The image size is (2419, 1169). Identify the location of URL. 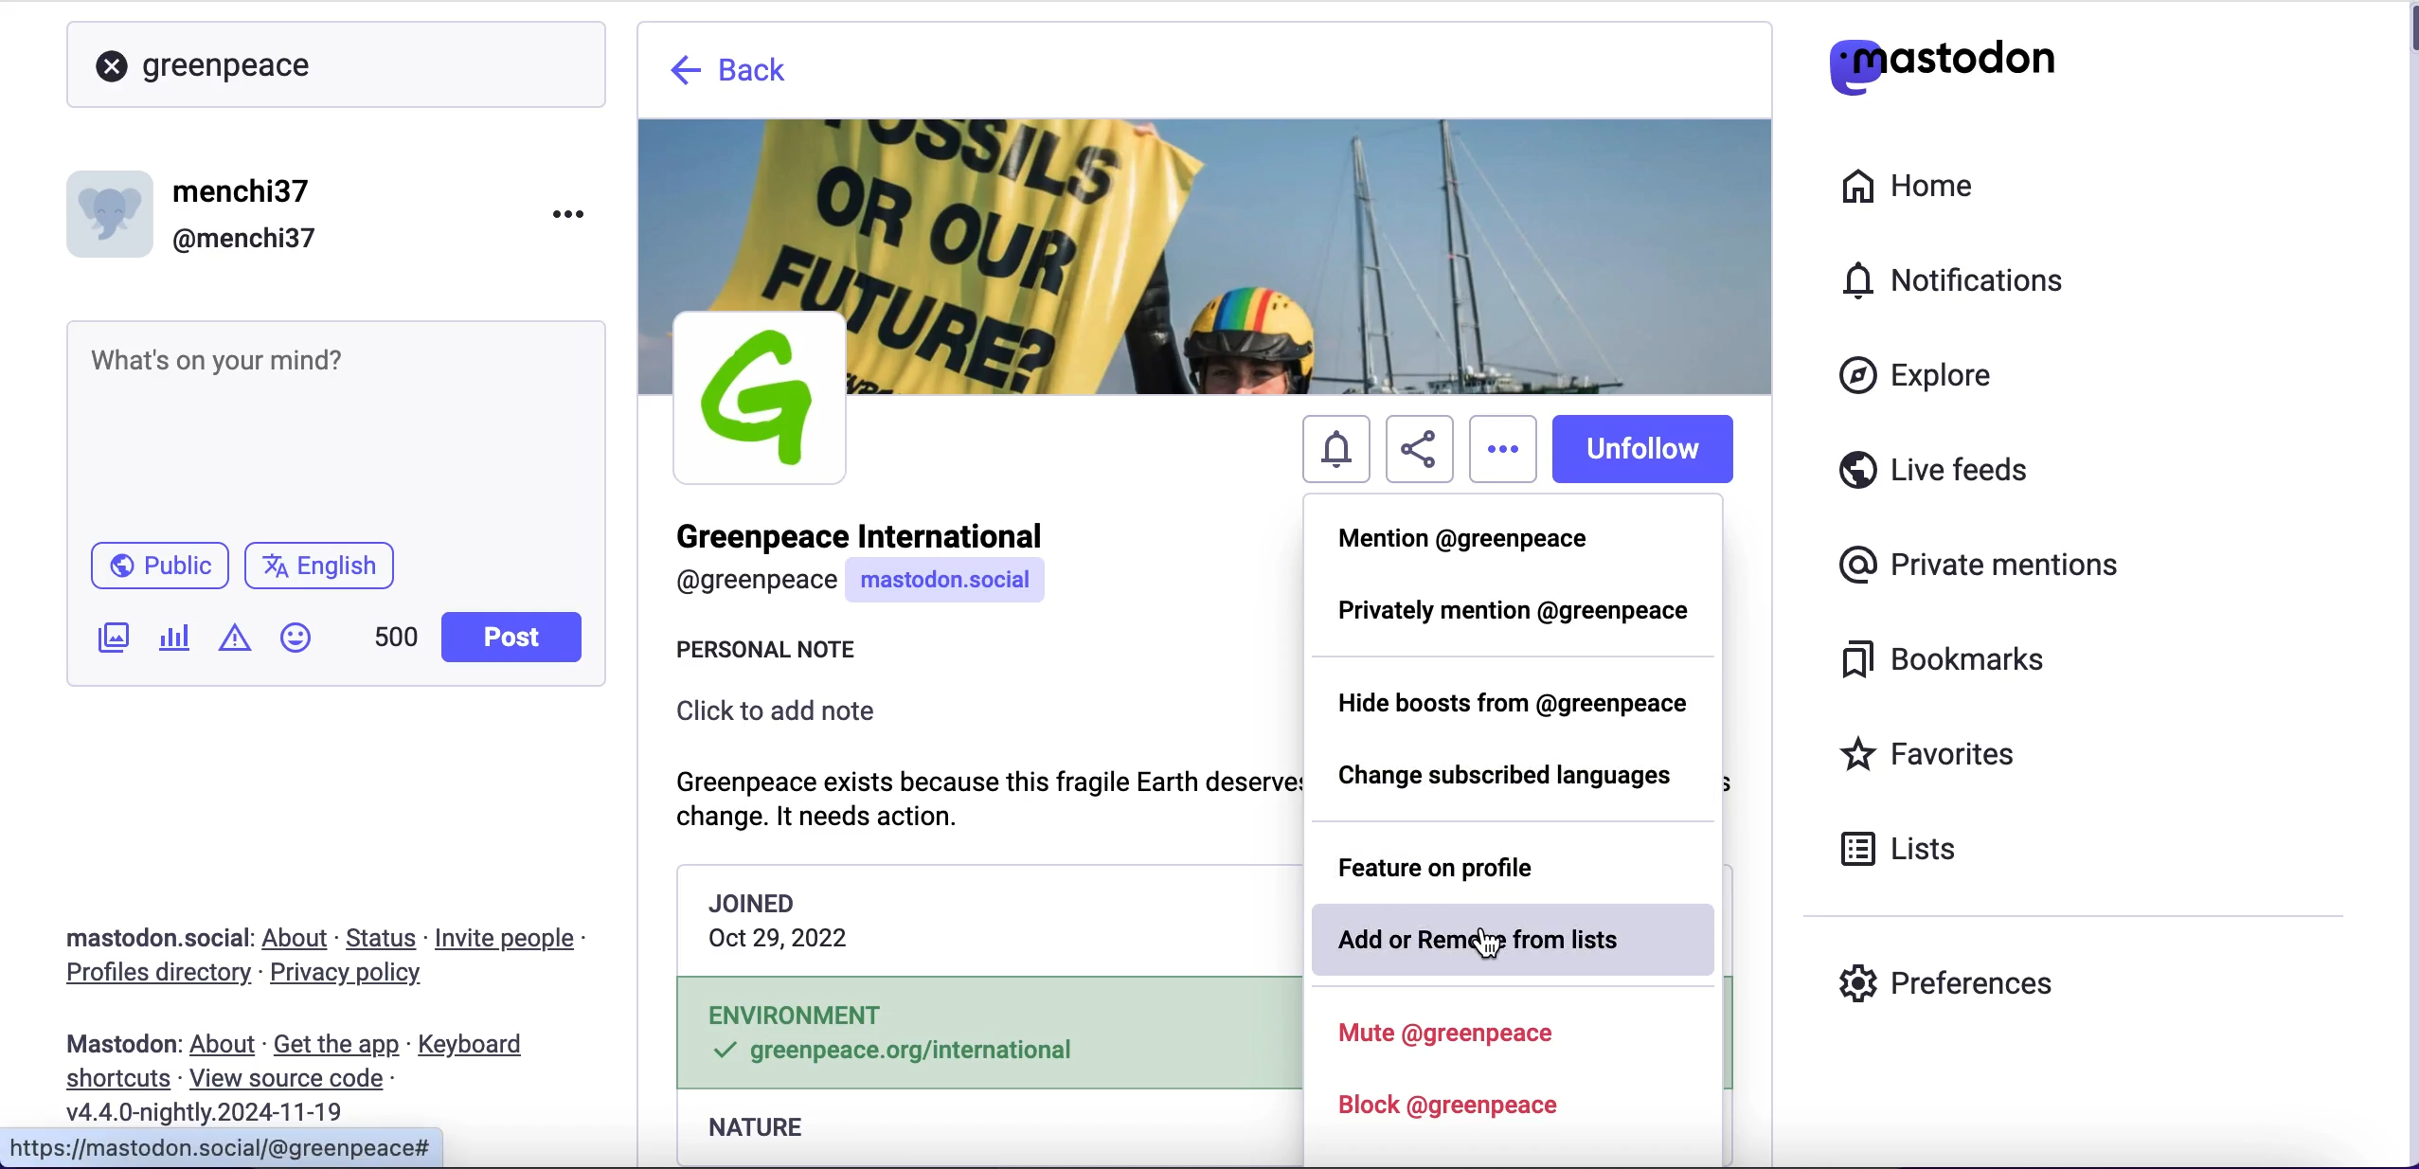
(223, 1145).